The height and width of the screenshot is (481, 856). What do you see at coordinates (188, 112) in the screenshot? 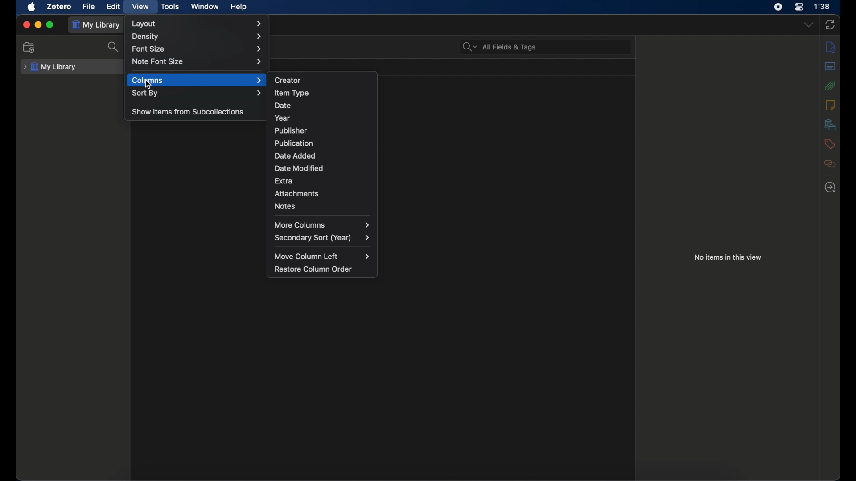
I see `show items for subcollection` at bounding box center [188, 112].